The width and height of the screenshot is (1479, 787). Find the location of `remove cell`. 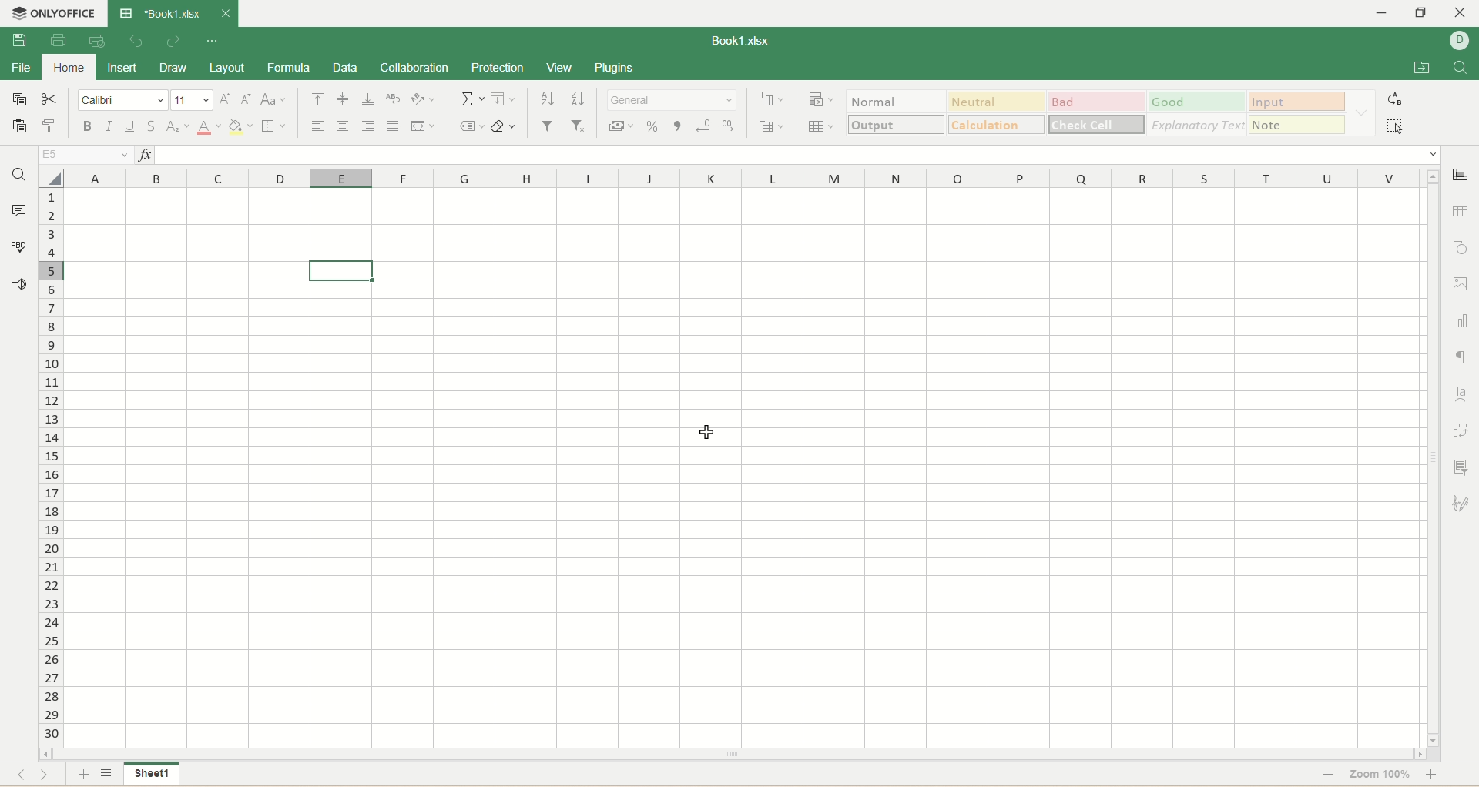

remove cell is located at coordinates (770, 126).